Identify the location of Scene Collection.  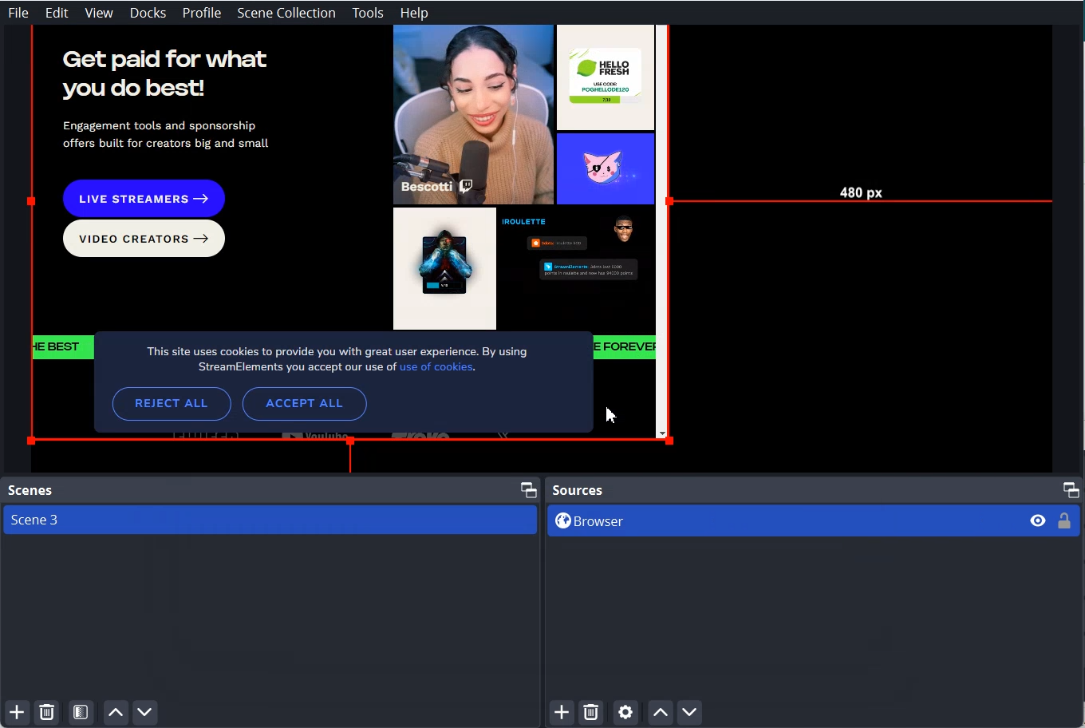
(287, 13).